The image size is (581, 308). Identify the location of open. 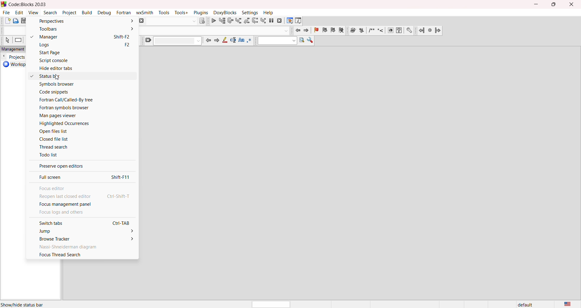
(16, 21).